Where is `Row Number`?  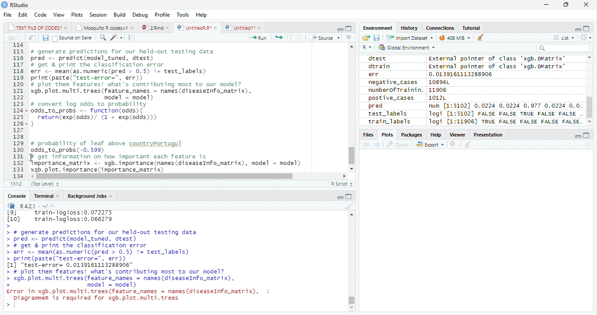
Row Number is located at coordinates (15, 111).